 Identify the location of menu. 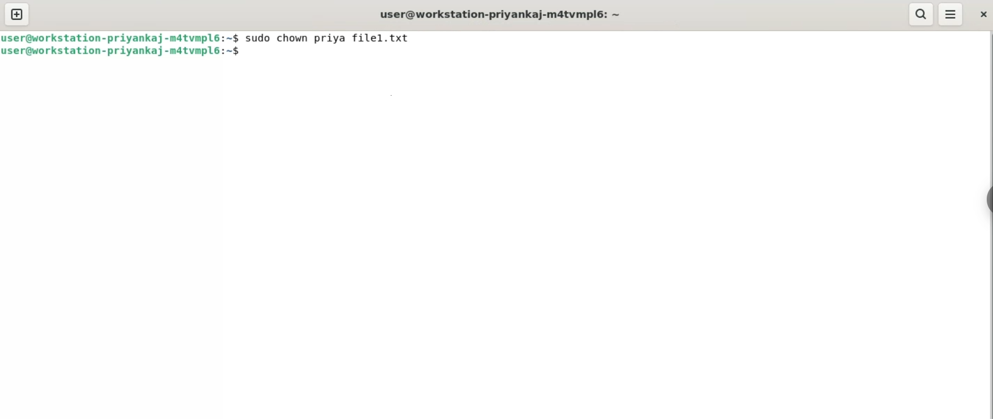
(950, 14).